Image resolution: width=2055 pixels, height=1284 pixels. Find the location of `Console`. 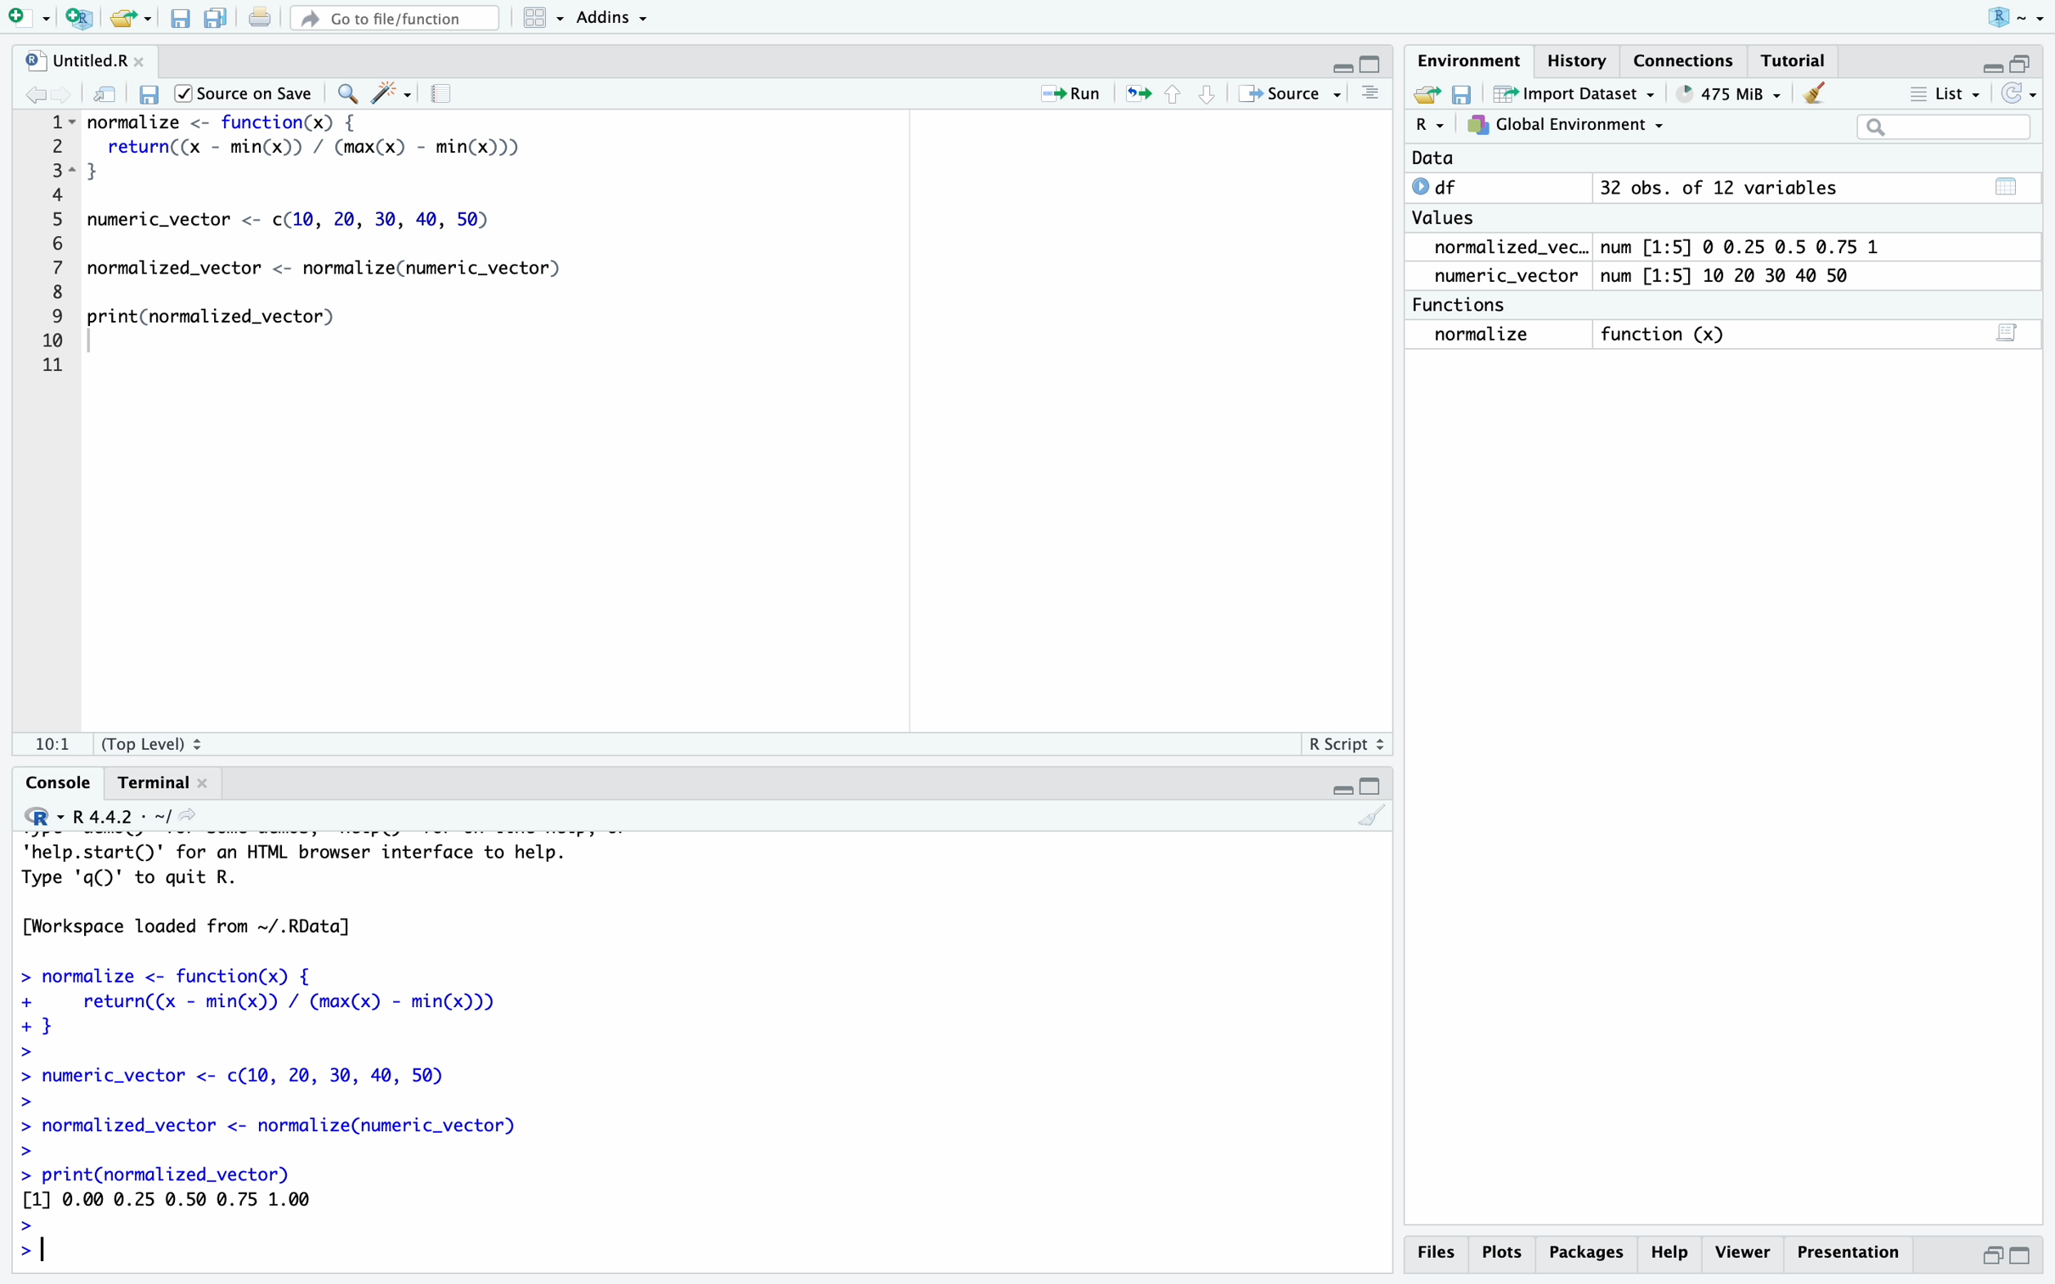

Console is located at coordinates (55, 785).